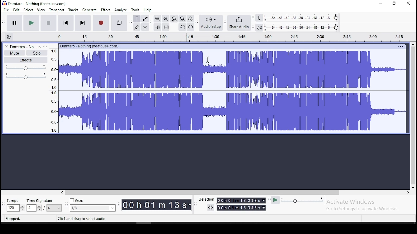 Image resolution: width=417 pixels, height=234 pixels. I want to click on options, so click(400, 46).